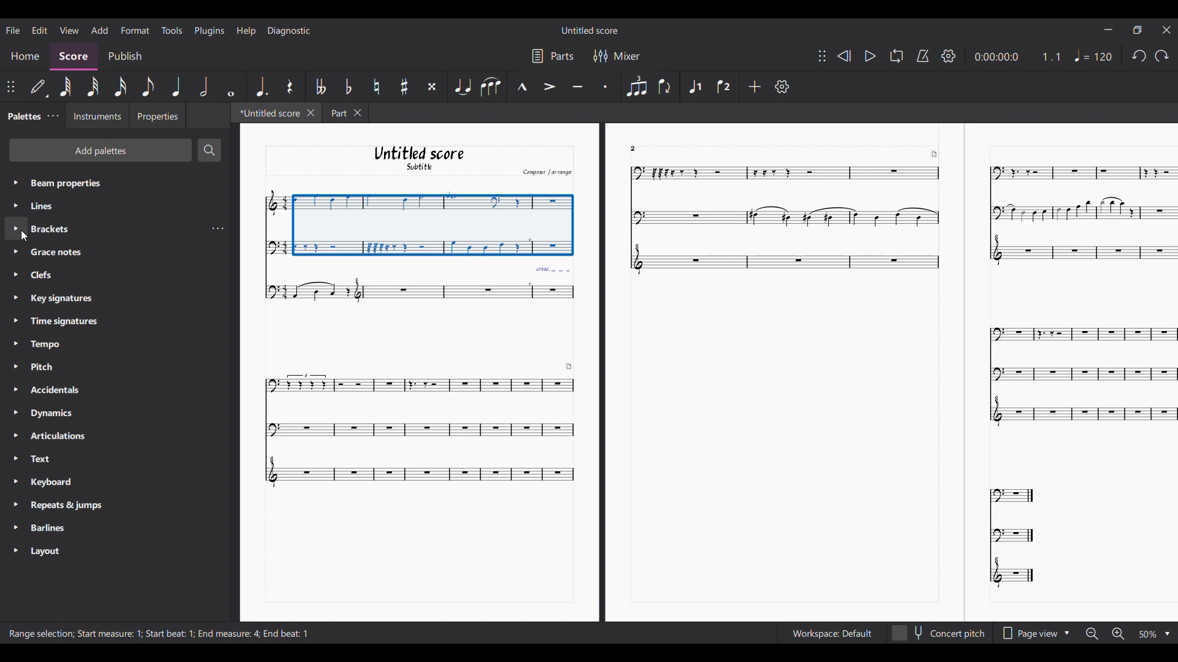 The height and width of the screenshot is (662, 1178). What do you see at coordinates (204, 86) in the screenshot?
I see `Half note` at bounding box center [204, 86].